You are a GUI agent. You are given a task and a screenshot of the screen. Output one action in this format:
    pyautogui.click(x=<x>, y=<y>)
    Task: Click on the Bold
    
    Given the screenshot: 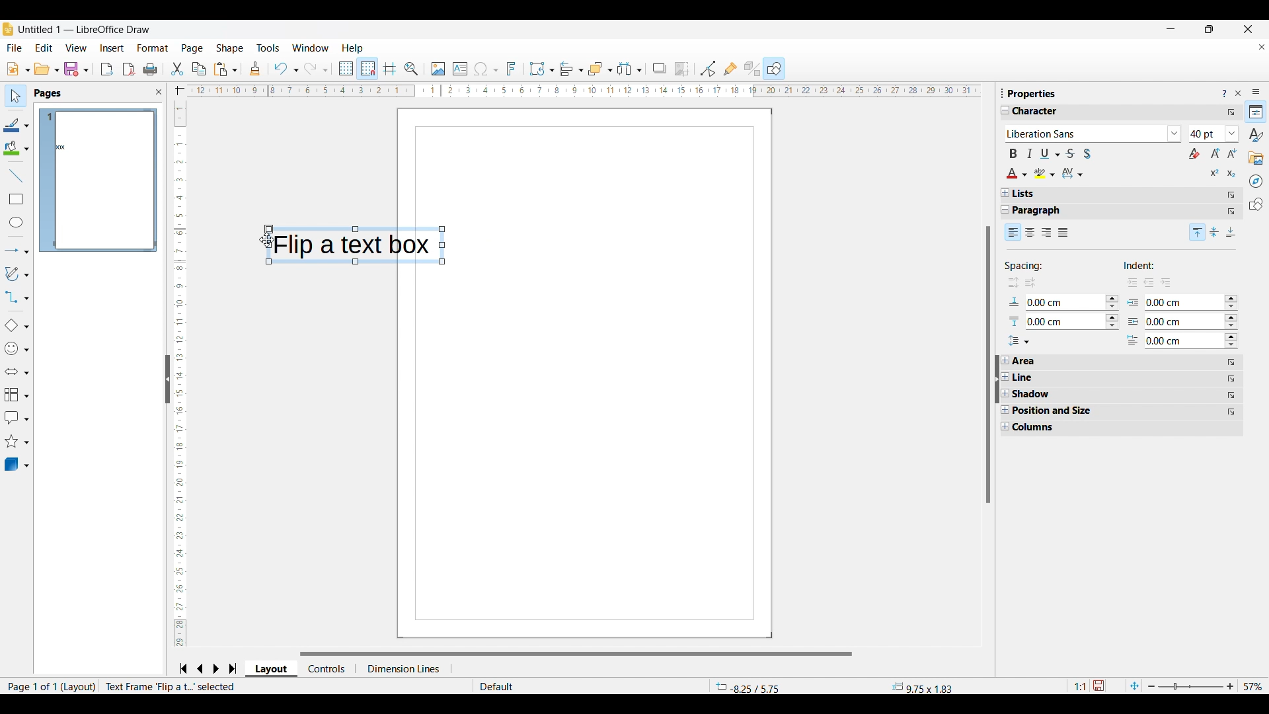 What is the action you would take?
    pyautogui.click(x=1013, y=153)
    